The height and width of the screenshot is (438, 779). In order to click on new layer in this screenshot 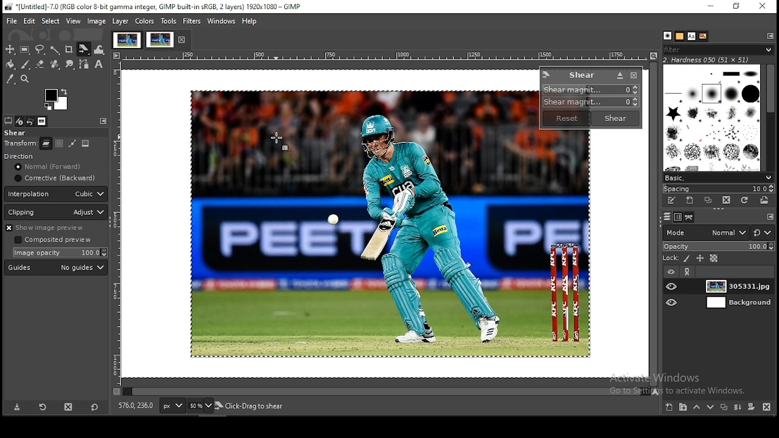, I will do `click(669, 408)`.